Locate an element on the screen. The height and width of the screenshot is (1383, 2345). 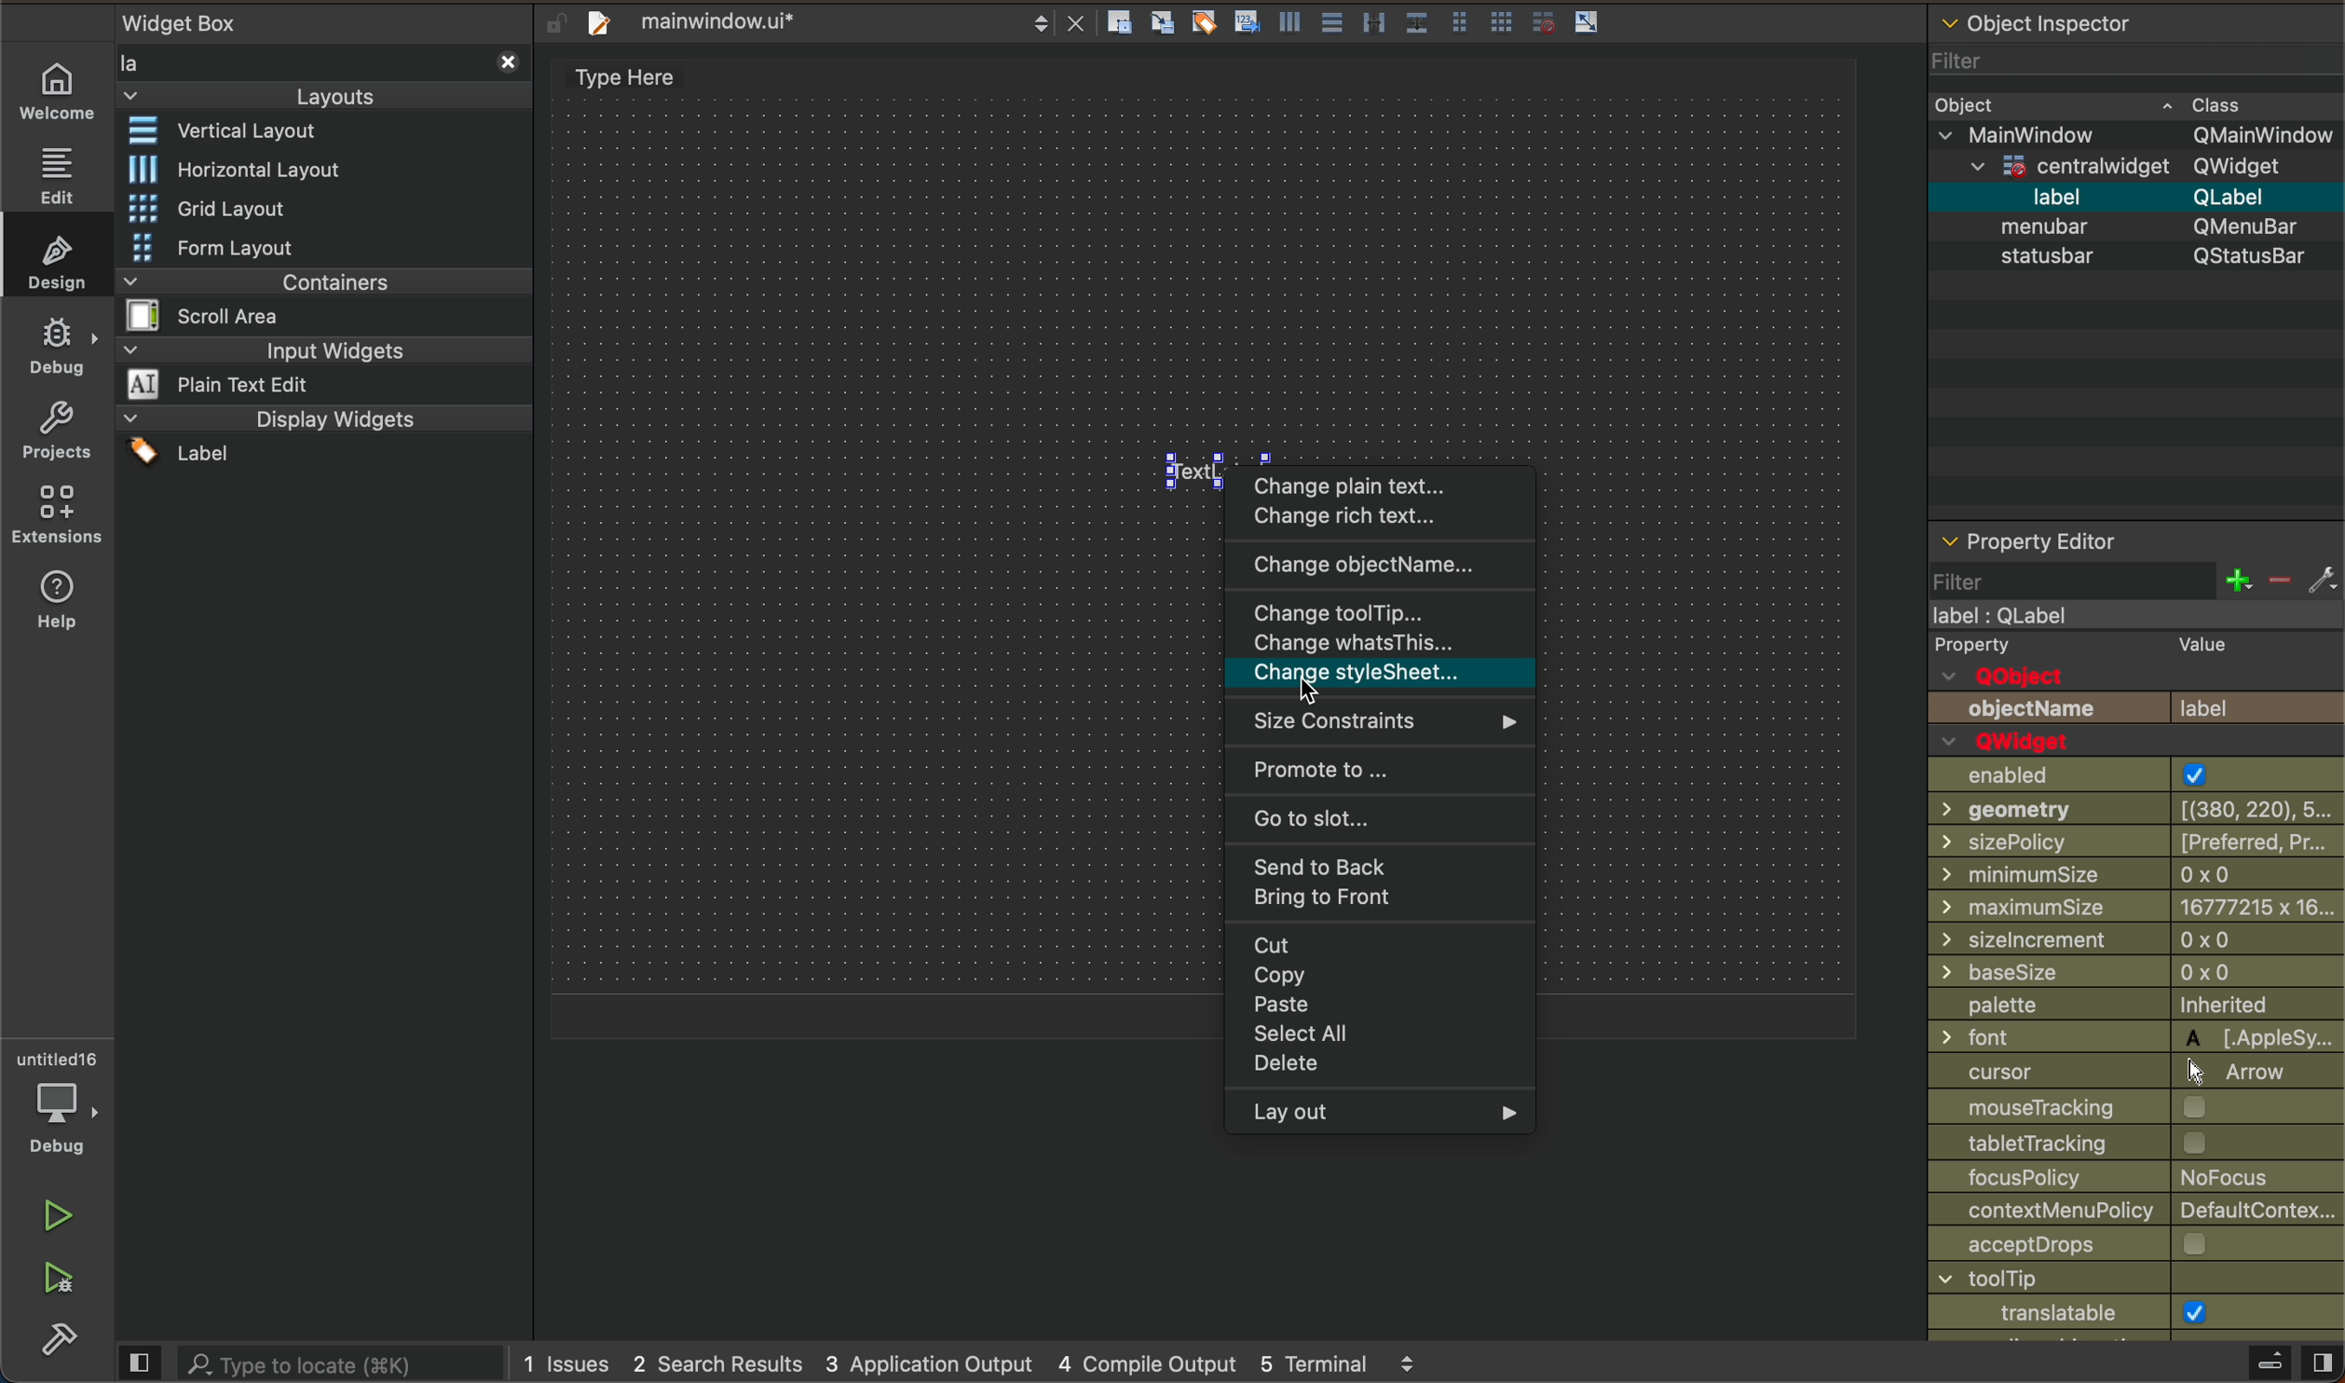
acceptdrops is located at coordinates (2135, 1246).